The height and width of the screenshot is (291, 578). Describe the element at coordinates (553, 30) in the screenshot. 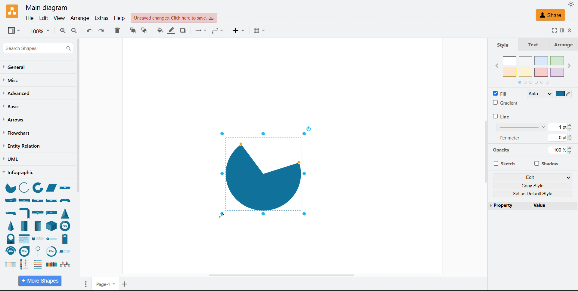

I see `Full screen ` at that location.